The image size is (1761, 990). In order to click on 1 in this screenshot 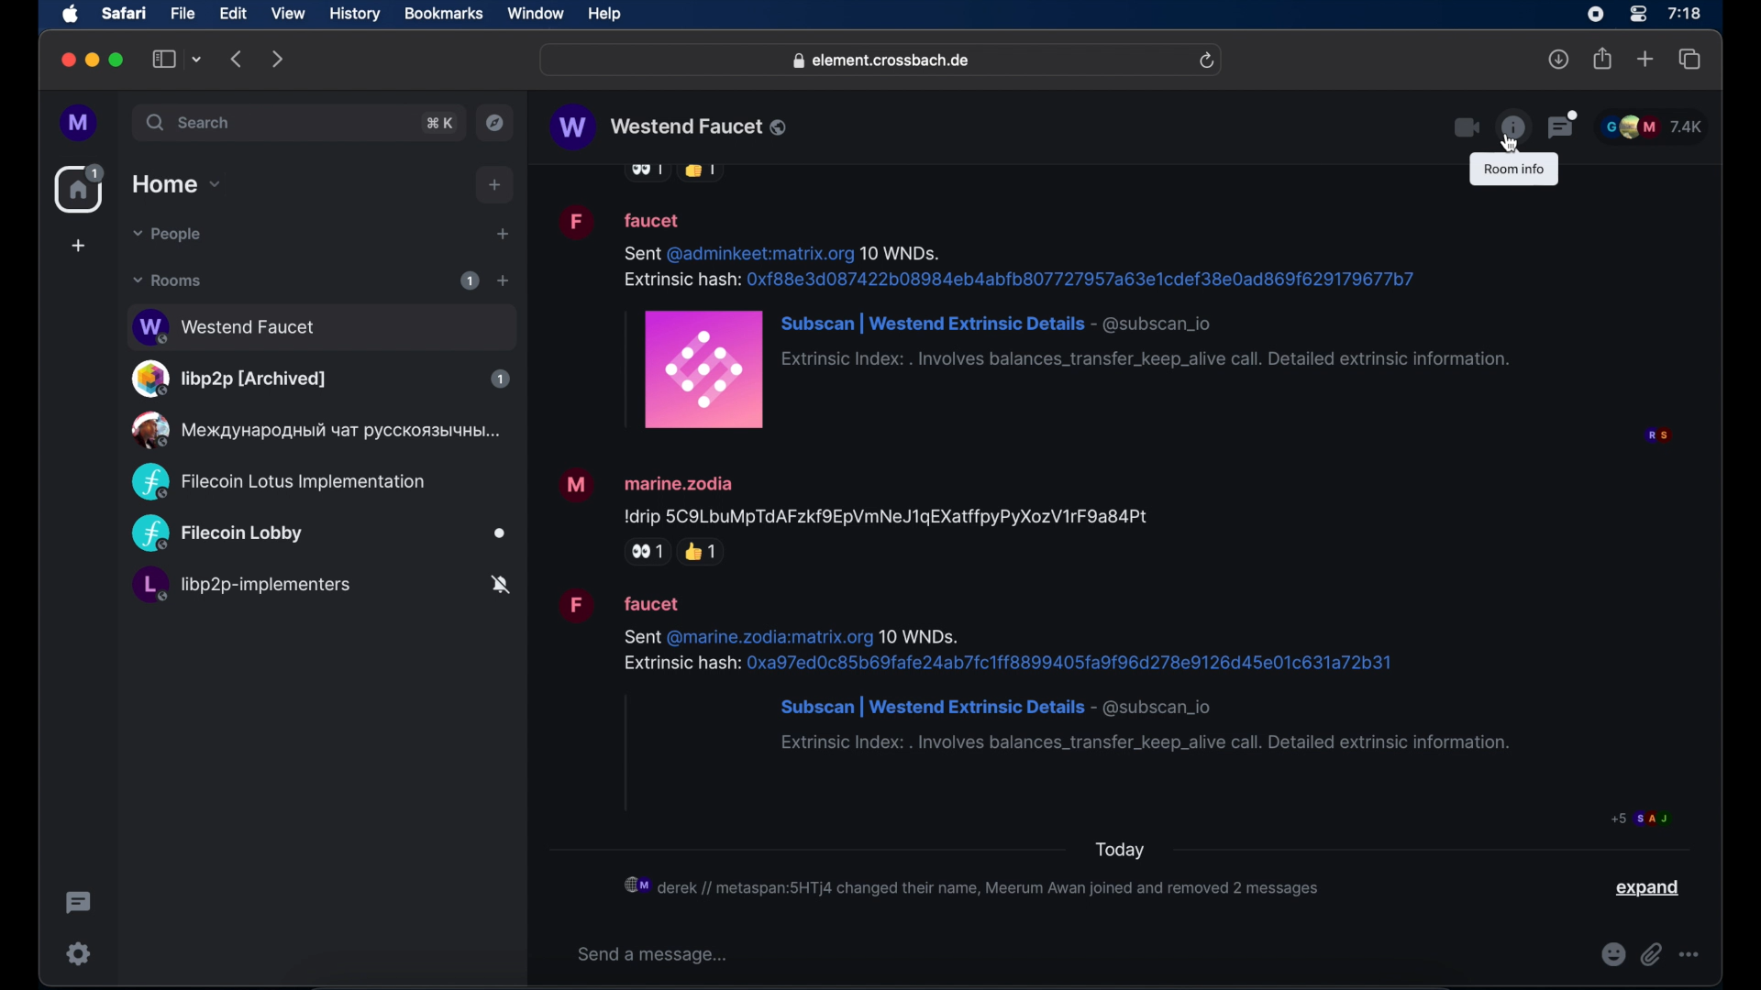, I will do `click(470, 280)`.